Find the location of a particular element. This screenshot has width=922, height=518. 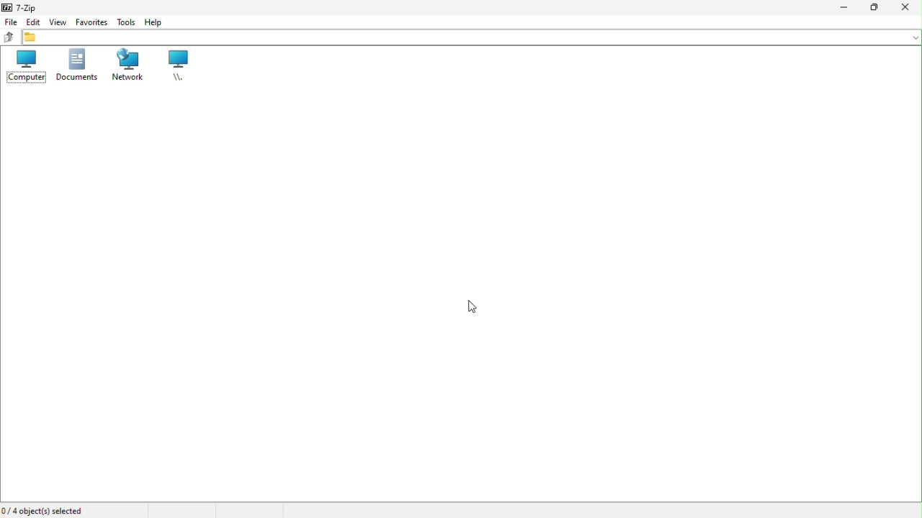

Close is located at coordinates (908, 6).